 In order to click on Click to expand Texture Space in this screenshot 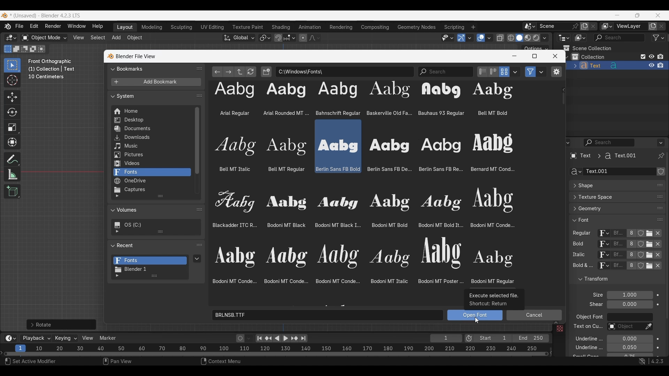, I will do `click(610, 197)`.